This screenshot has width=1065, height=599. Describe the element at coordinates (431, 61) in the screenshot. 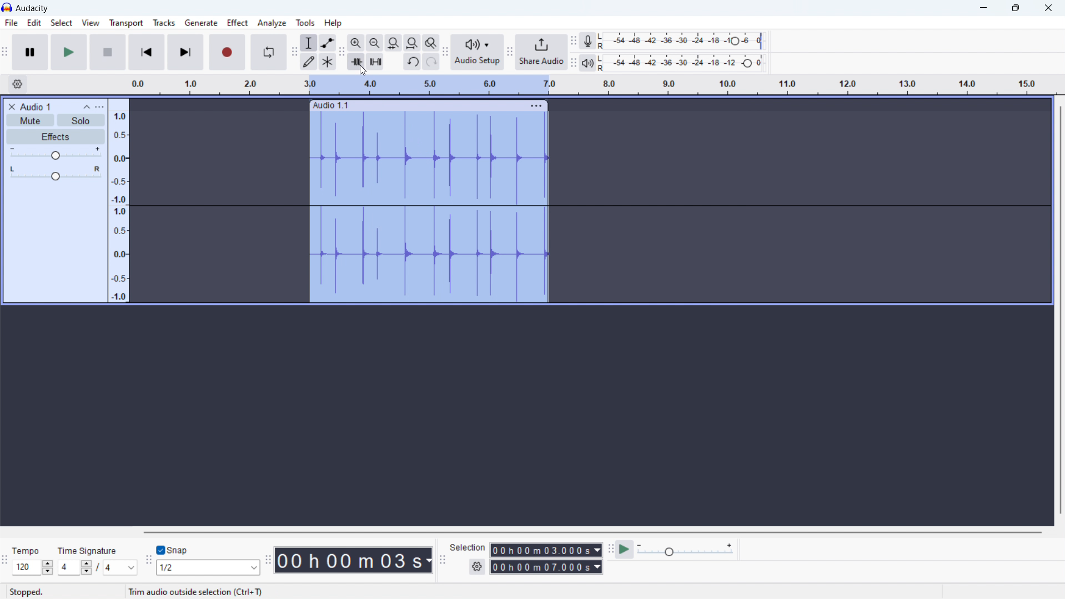

I see `redo` at that location.